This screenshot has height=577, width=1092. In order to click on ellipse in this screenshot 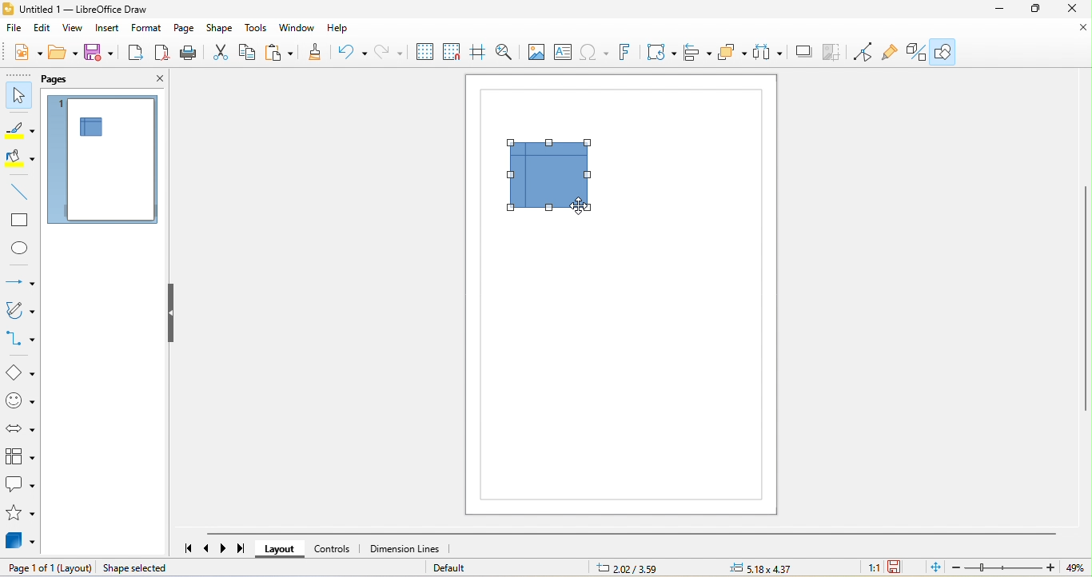, I will do `click(18, 248)`.